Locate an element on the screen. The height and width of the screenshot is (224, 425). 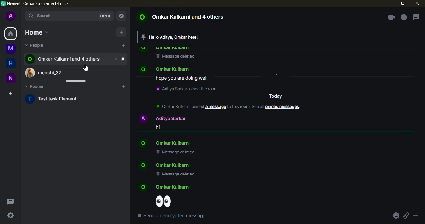
omkar kulkarni and 4 others is located at coordinates (181, 16).